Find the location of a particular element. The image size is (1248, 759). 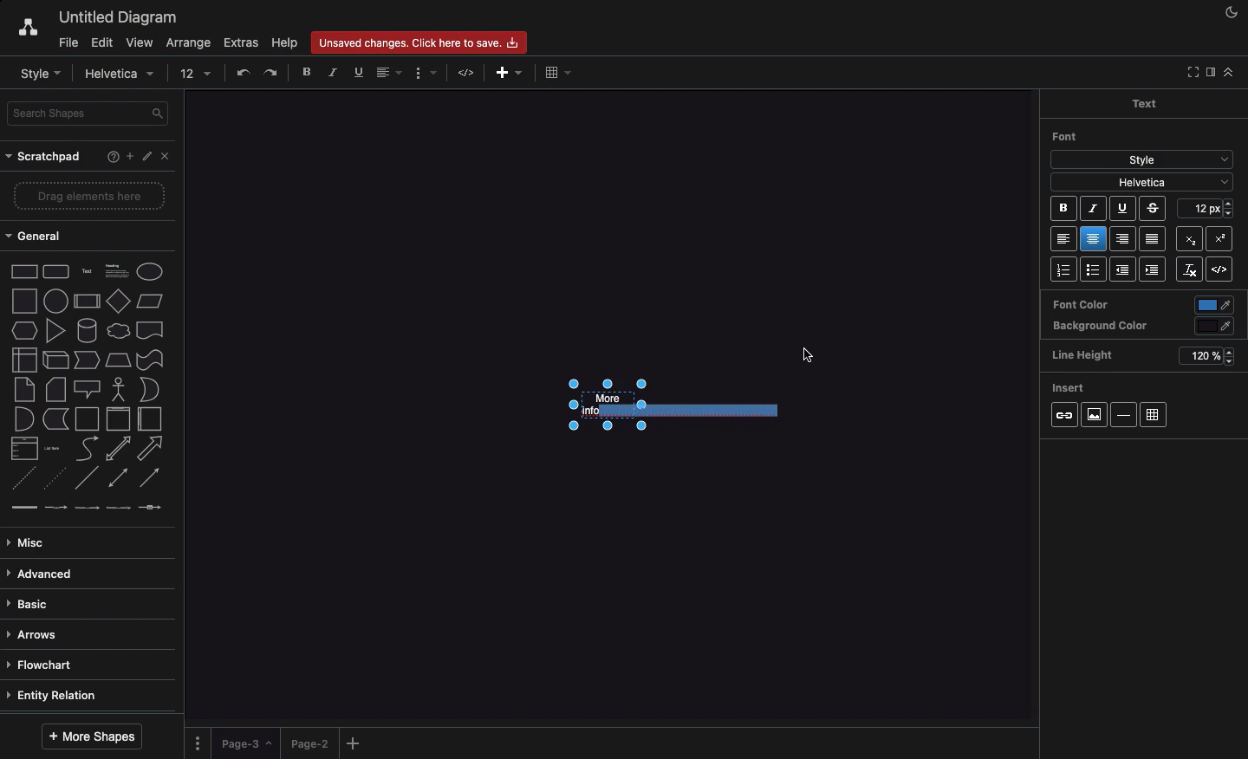

Help is located at coordinates (283, 42).